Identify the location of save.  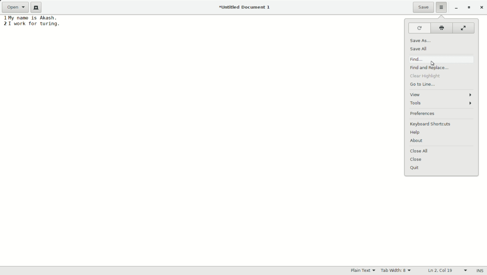
(424, 7).